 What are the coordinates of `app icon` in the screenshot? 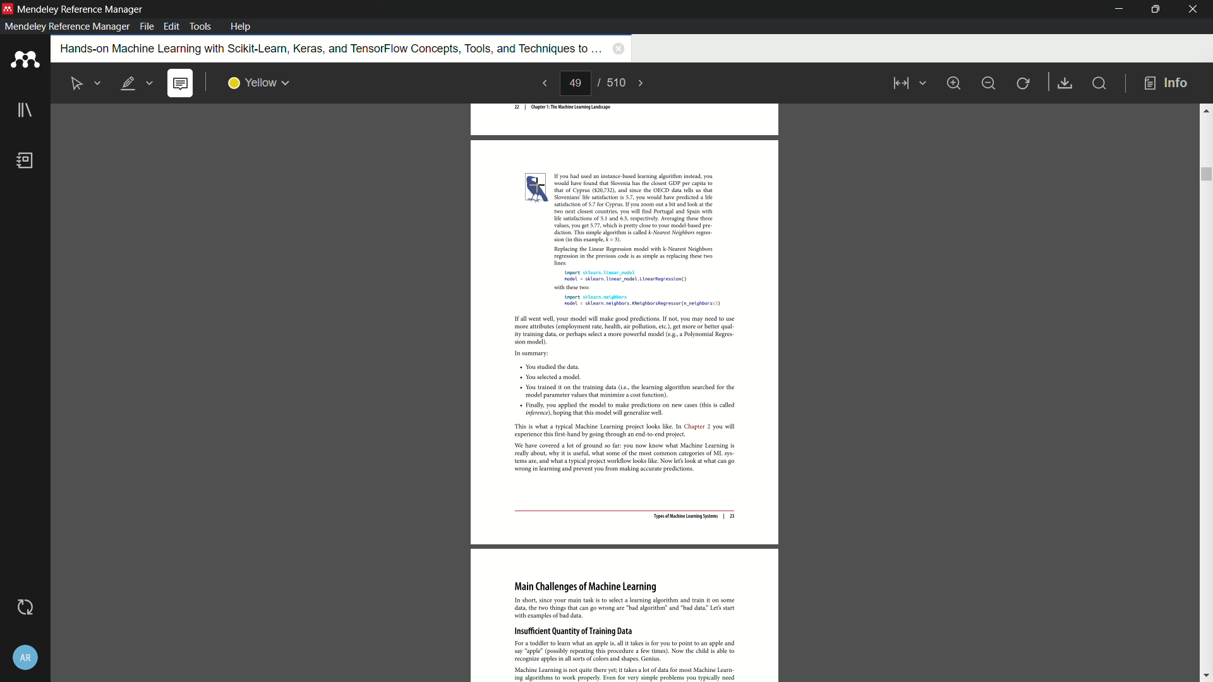 It's located at (24, 61).